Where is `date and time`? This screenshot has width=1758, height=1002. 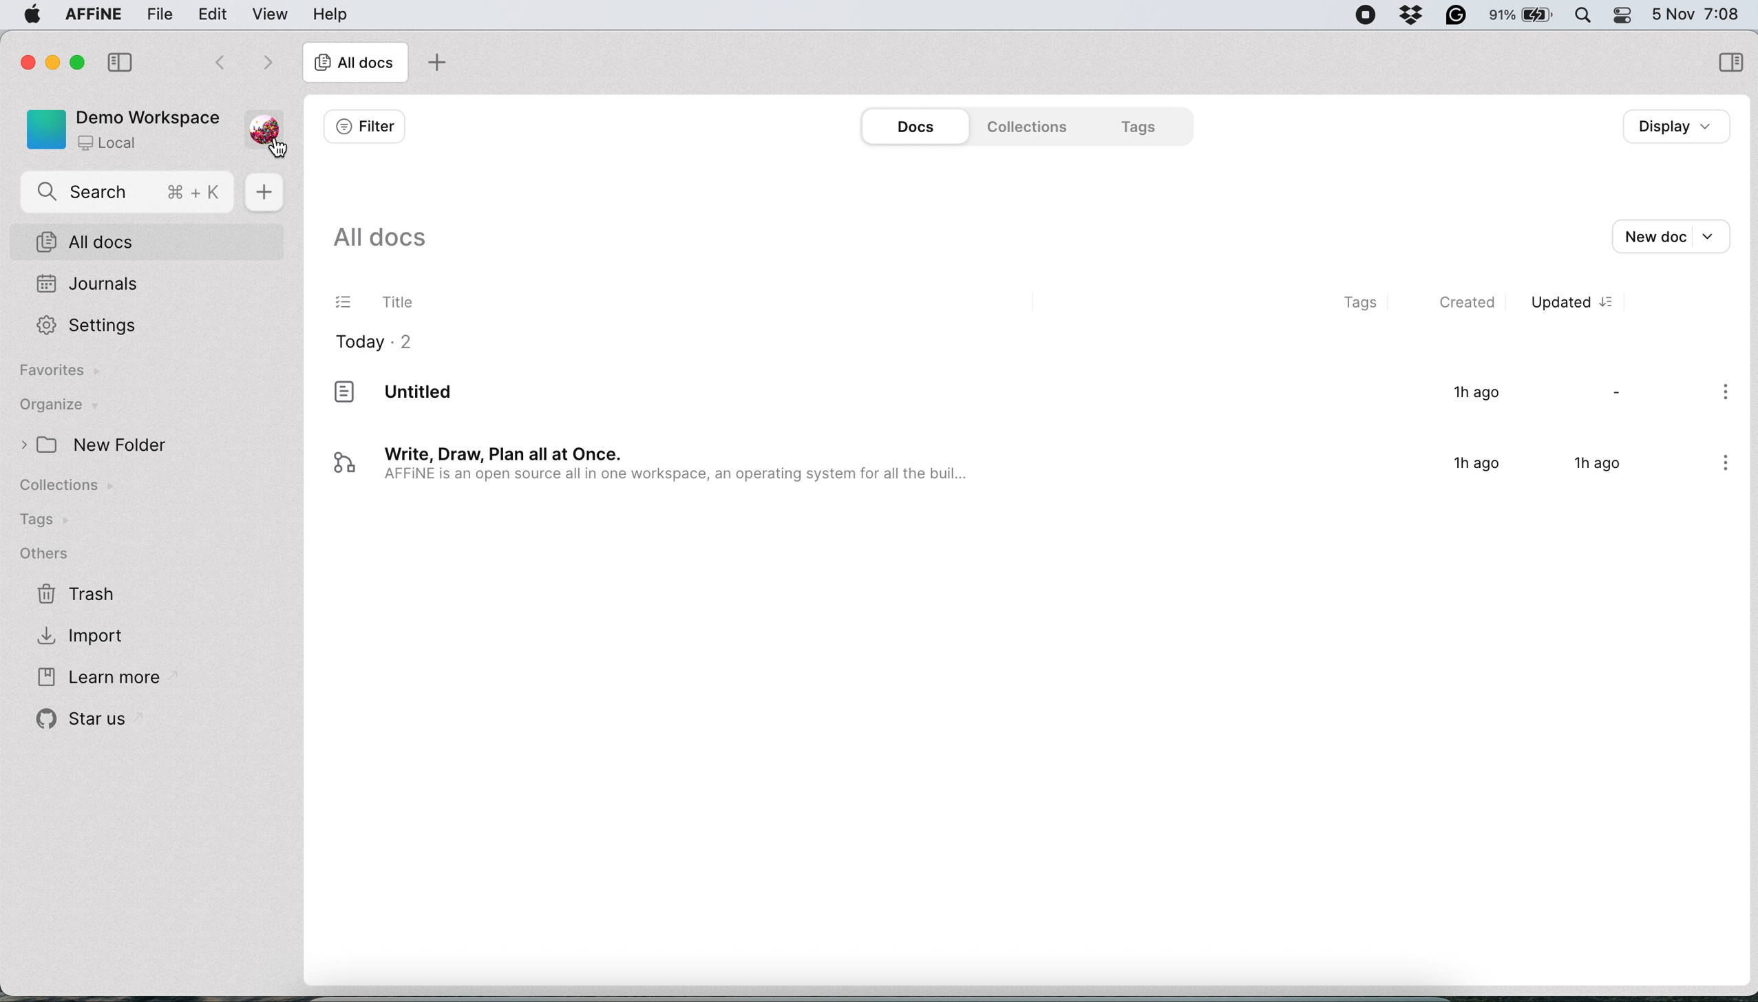
date and time is located at coordinates (1700, 13).